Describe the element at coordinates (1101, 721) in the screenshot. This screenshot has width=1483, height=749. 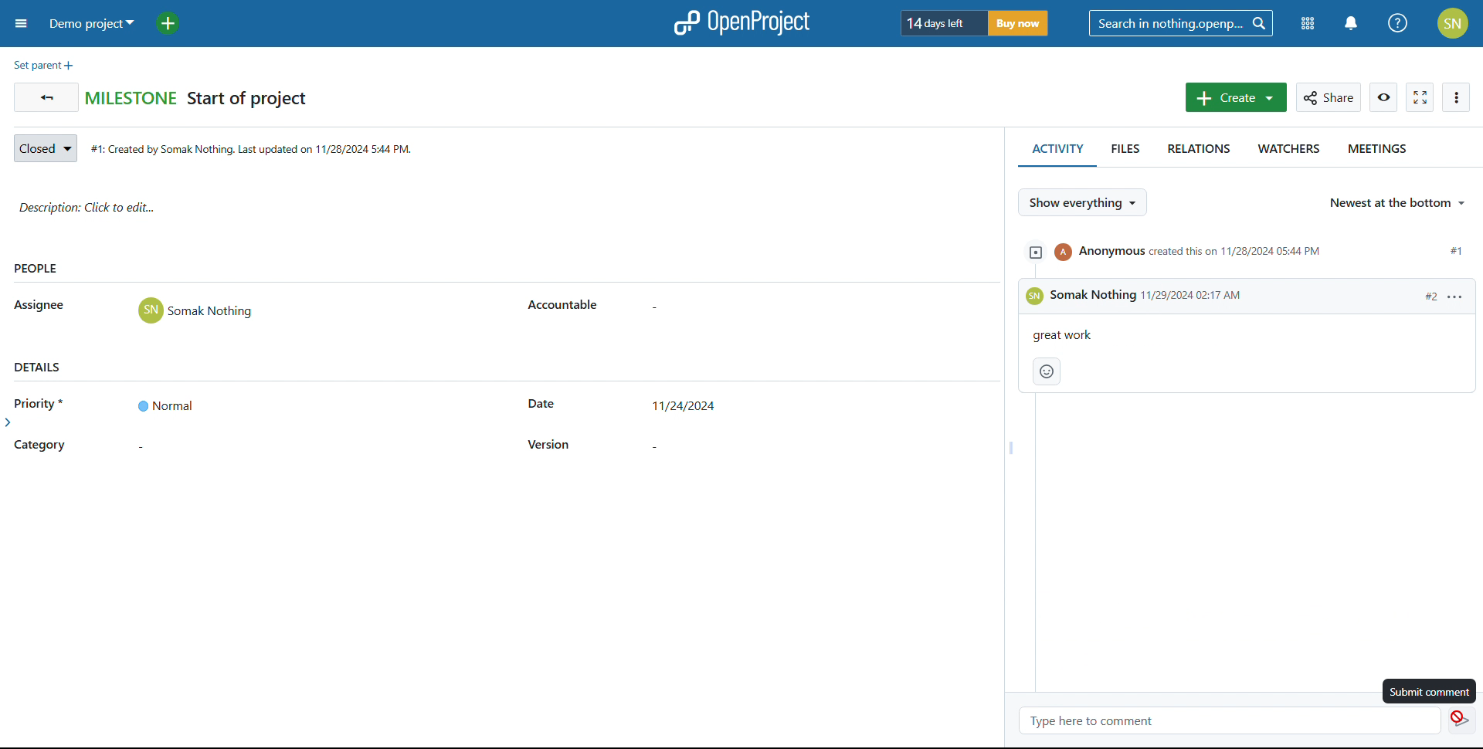
I see `type here to comment` at that location.